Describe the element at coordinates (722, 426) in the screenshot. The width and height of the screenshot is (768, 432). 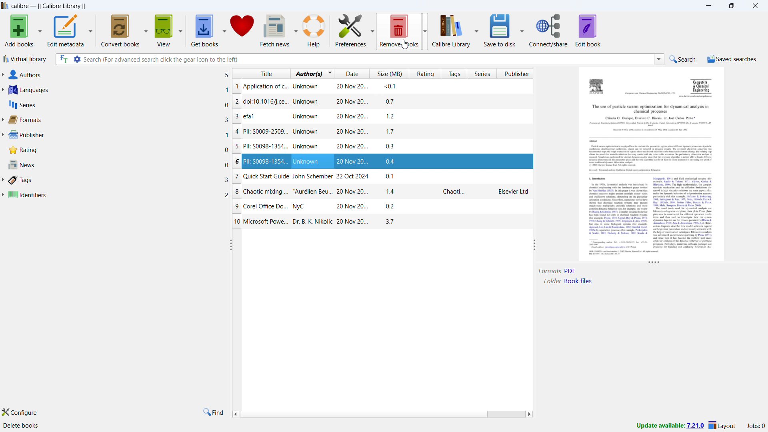
I see `layout` at that location.